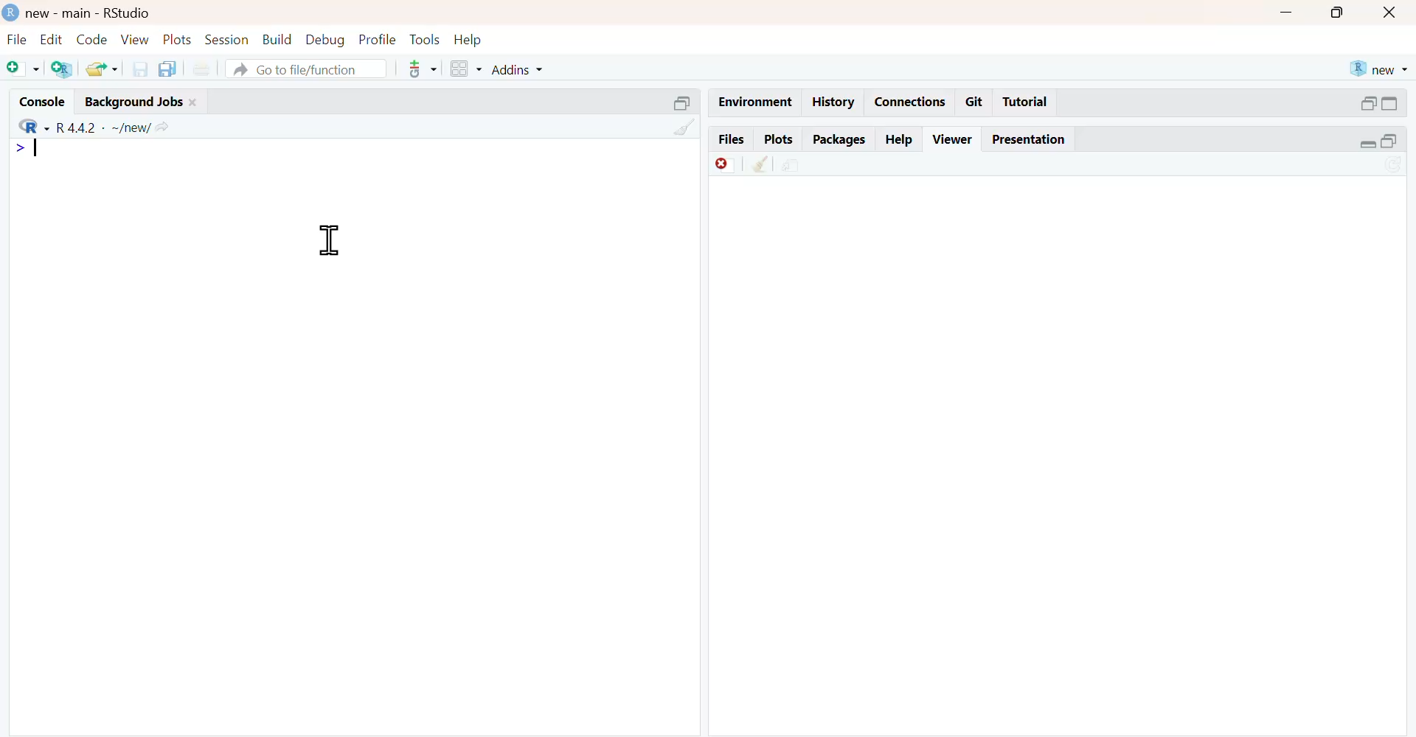 The width and height of the screenshot is (1416, 737). What do you see at coordinates (425, 41) in the screenshot?
I see `tools` at bounding box center [425, 41].